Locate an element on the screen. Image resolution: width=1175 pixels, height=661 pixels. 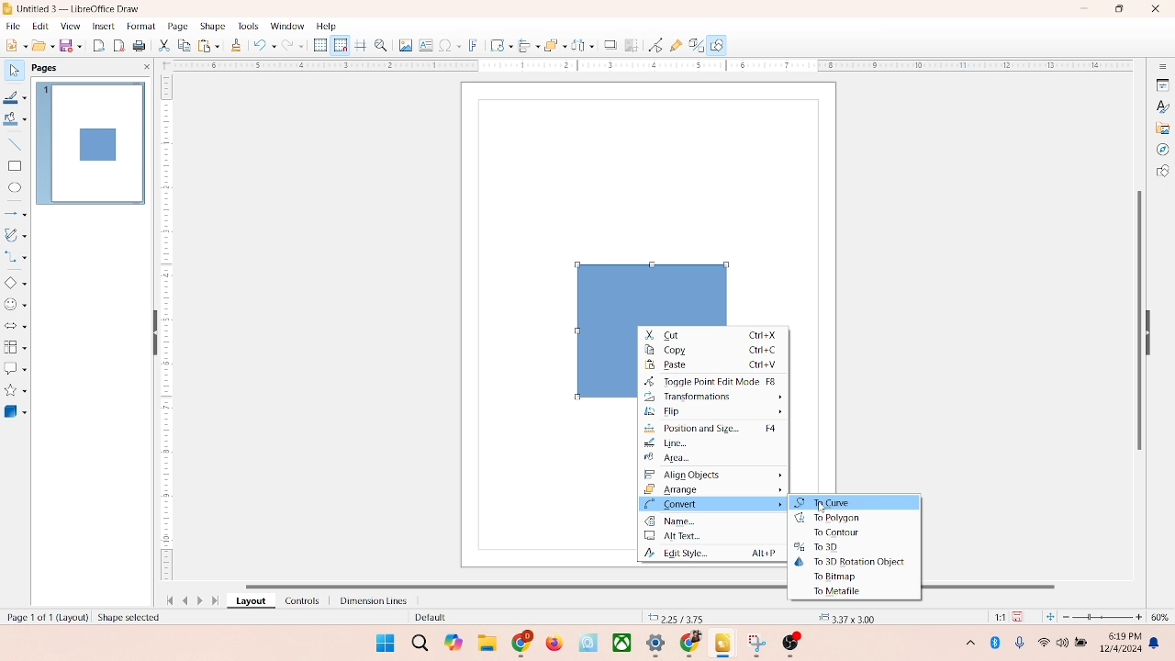
zoom factor is located at coordinates (1103, 617).